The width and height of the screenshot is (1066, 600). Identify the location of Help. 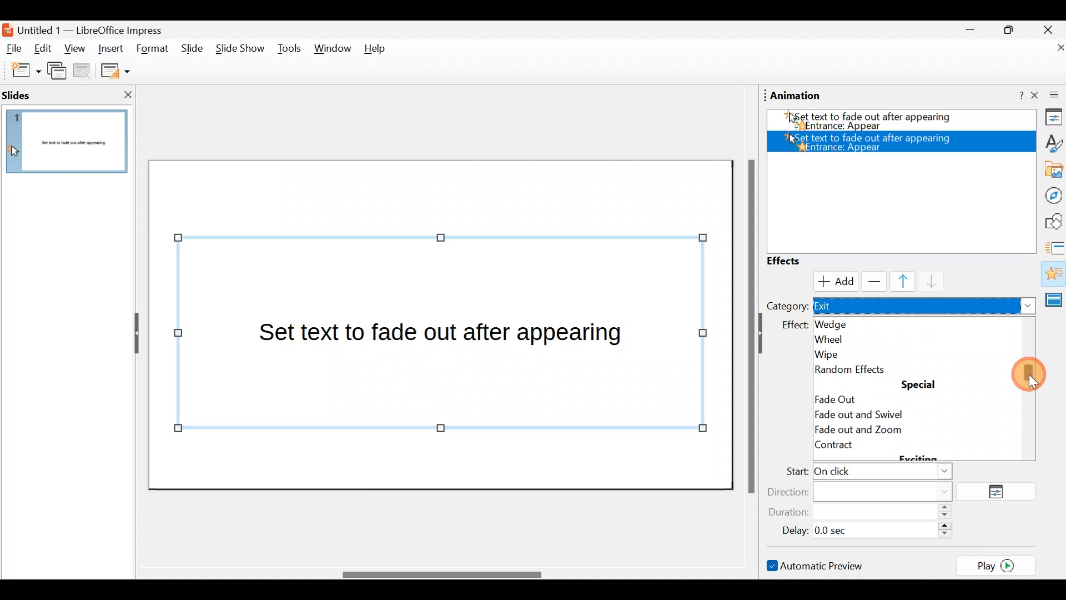
(379, 51).